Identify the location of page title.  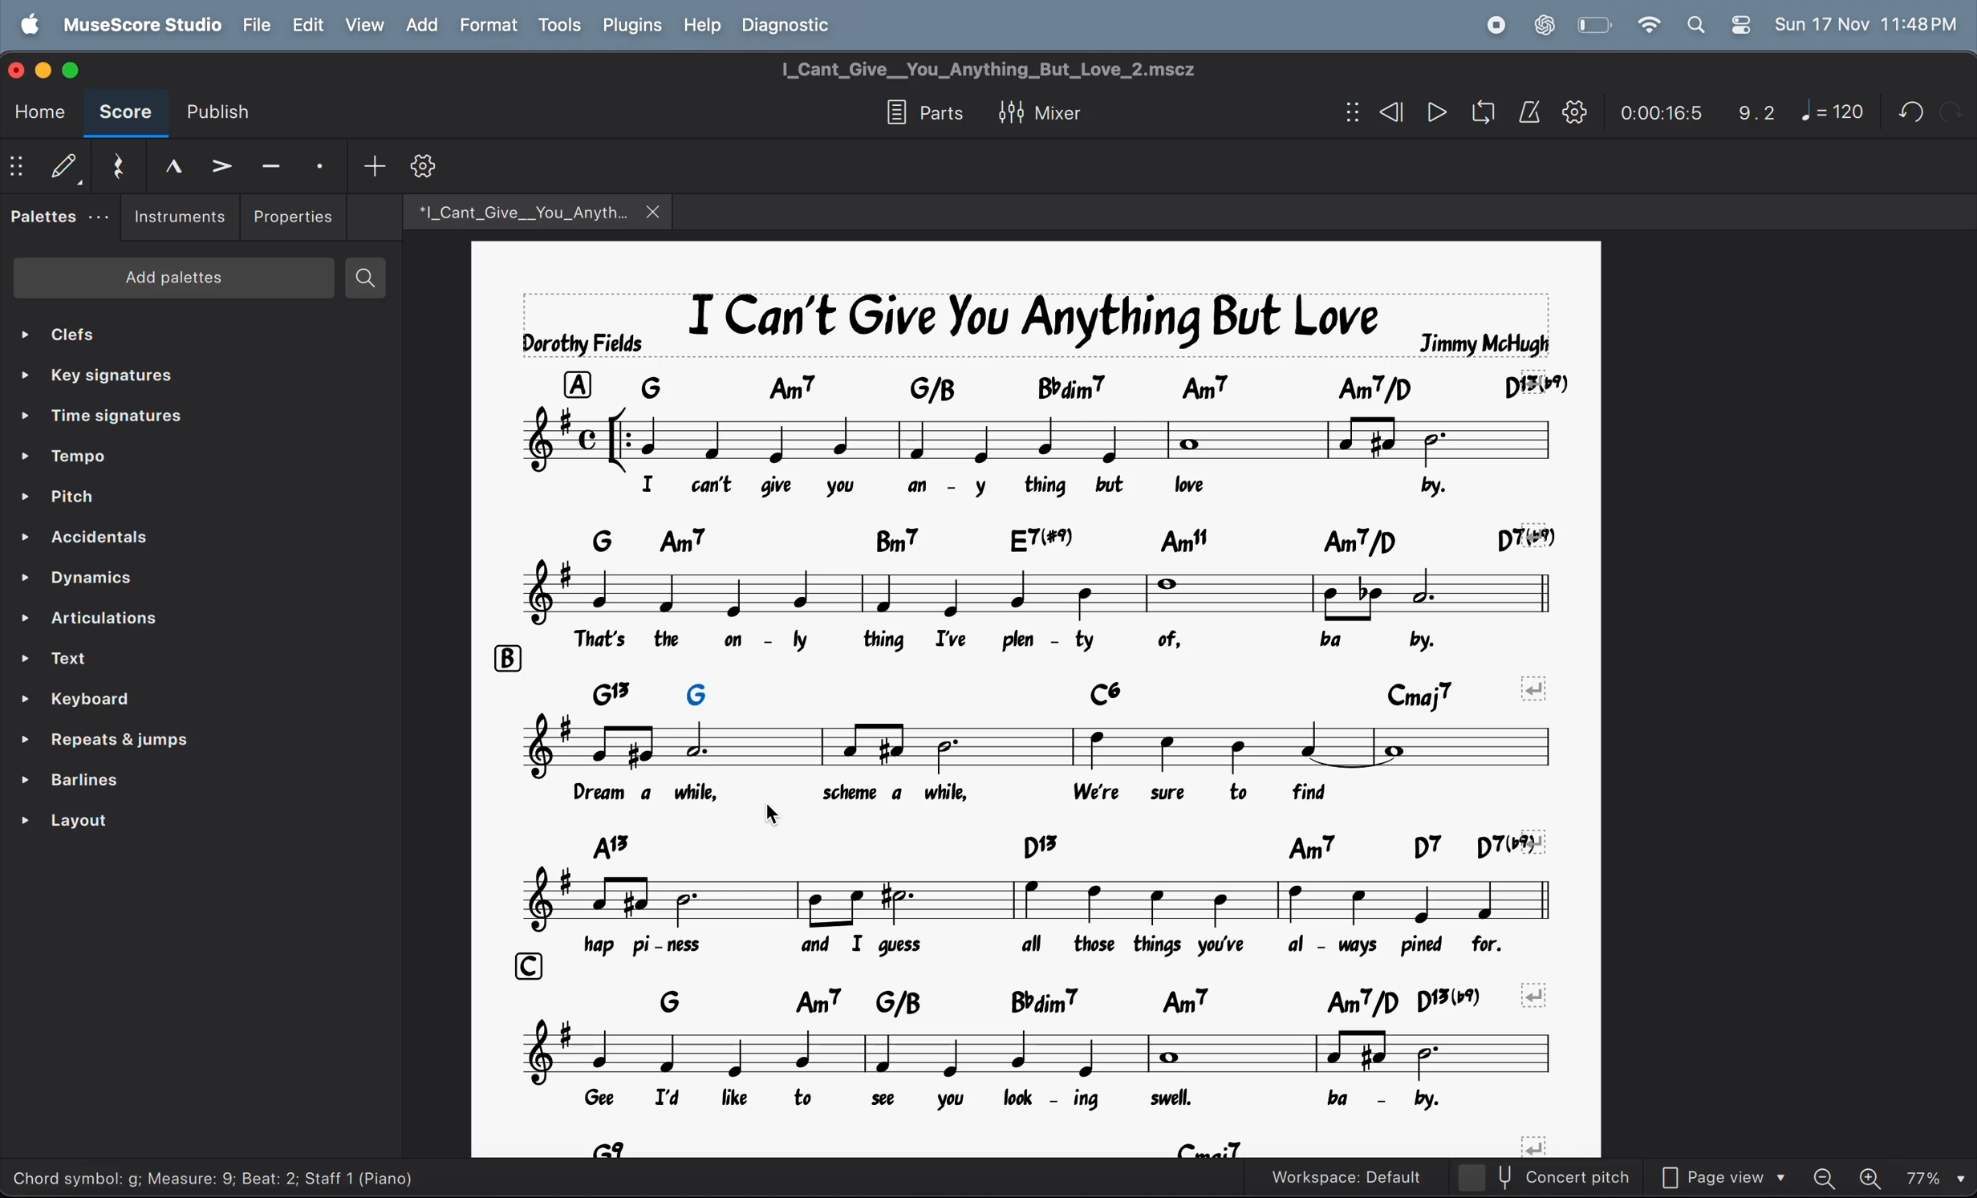
(1036, 323).